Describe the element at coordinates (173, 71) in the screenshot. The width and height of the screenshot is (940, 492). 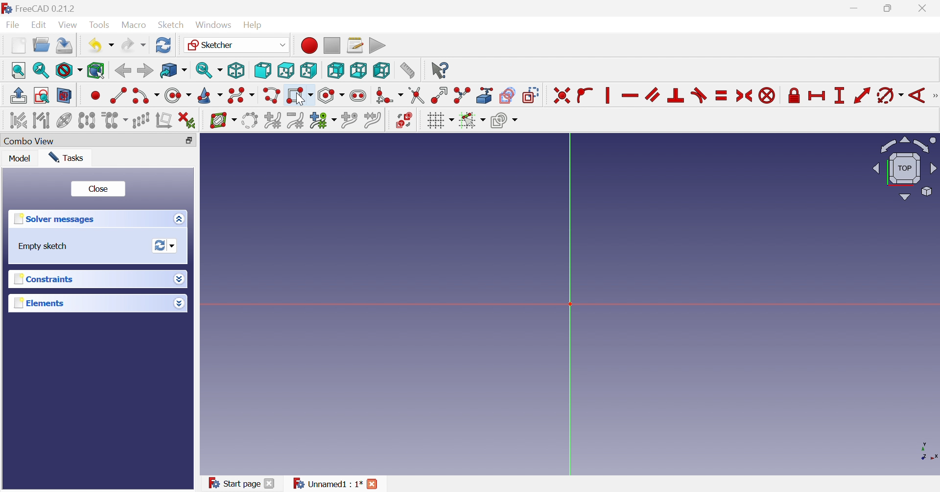
I see `Go to linked object` at that location.